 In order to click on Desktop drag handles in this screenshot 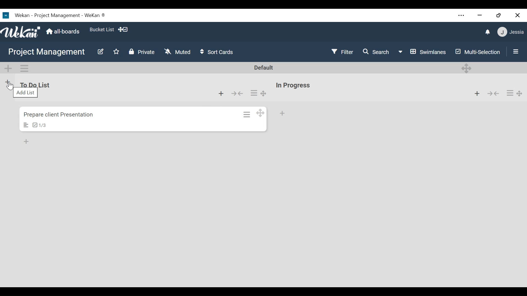, I will do `click(260, 113)`.